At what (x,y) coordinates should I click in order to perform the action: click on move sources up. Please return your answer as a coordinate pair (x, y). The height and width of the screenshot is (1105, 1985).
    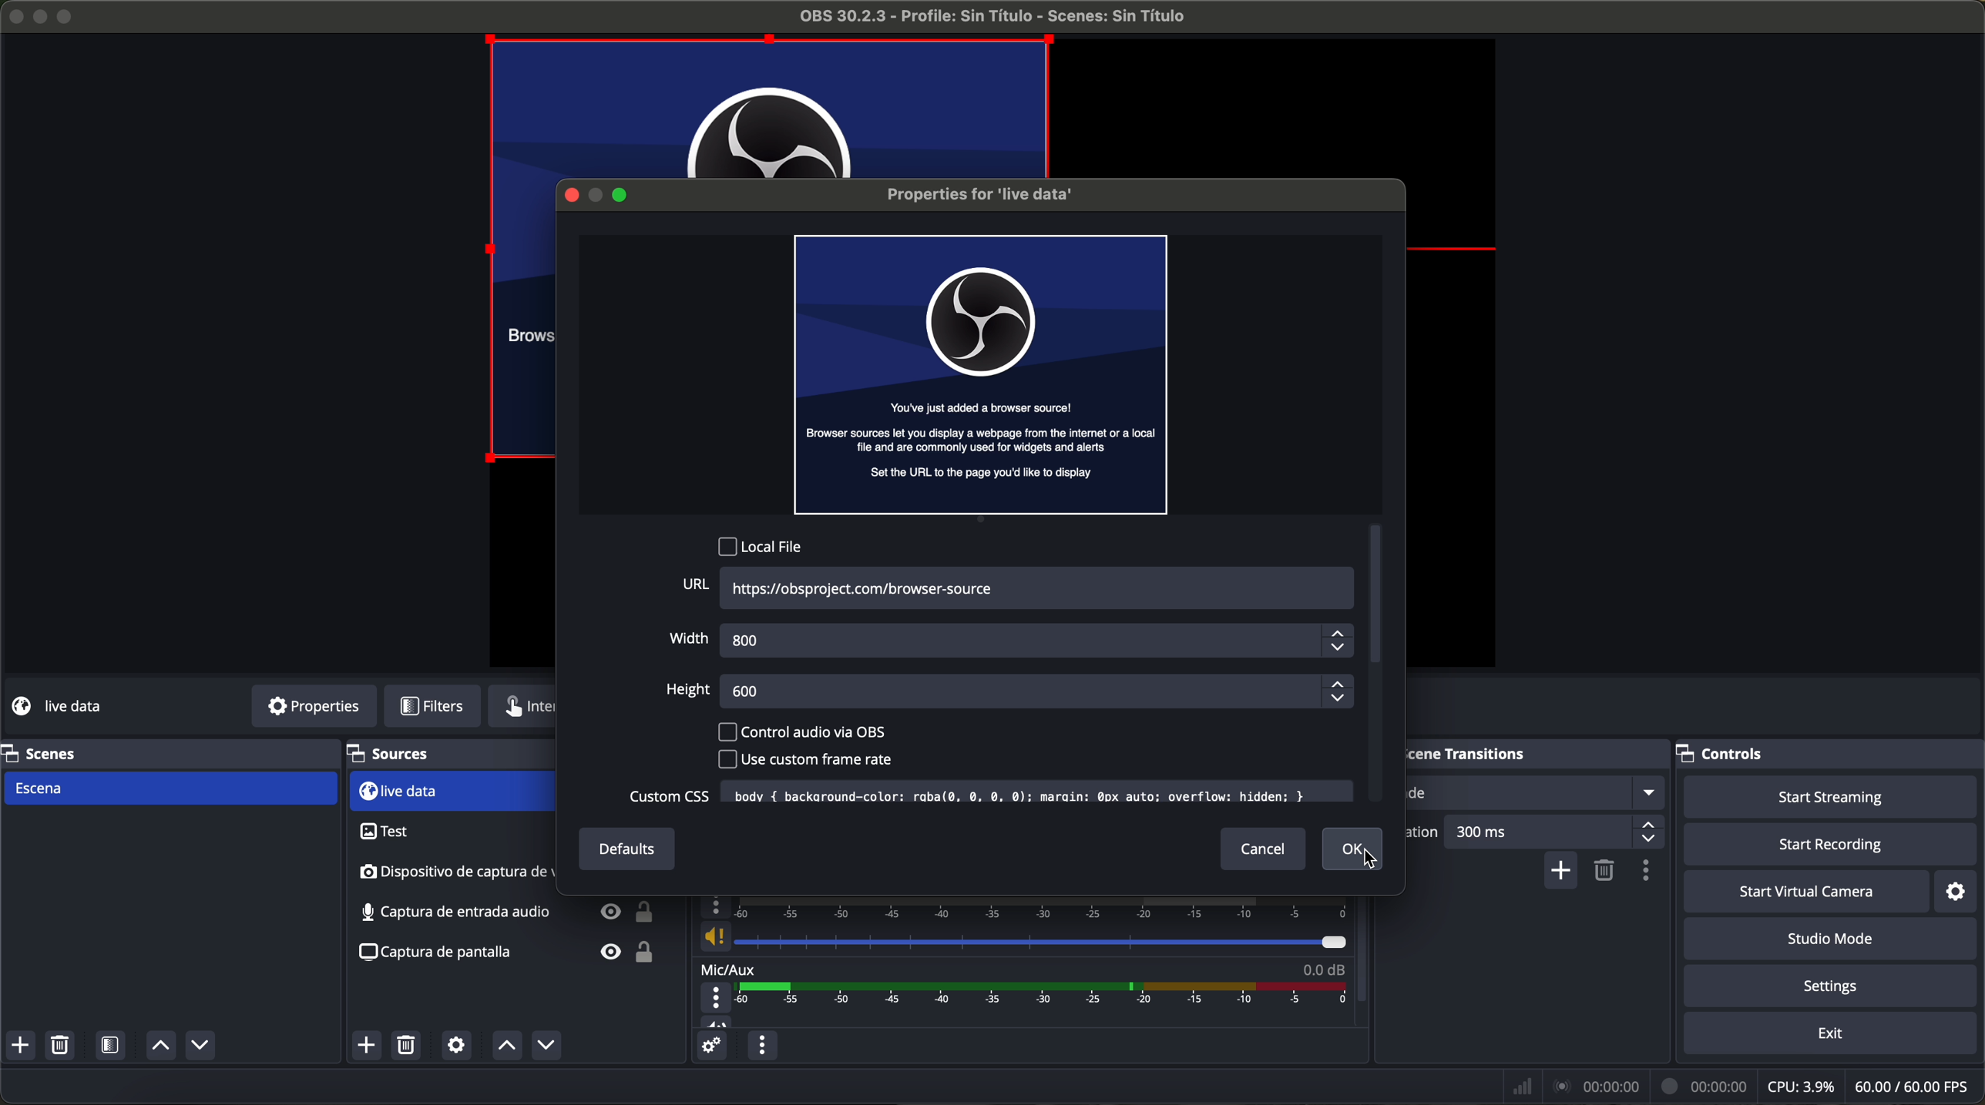
    Looking at the image, I should click on (502, 1046).